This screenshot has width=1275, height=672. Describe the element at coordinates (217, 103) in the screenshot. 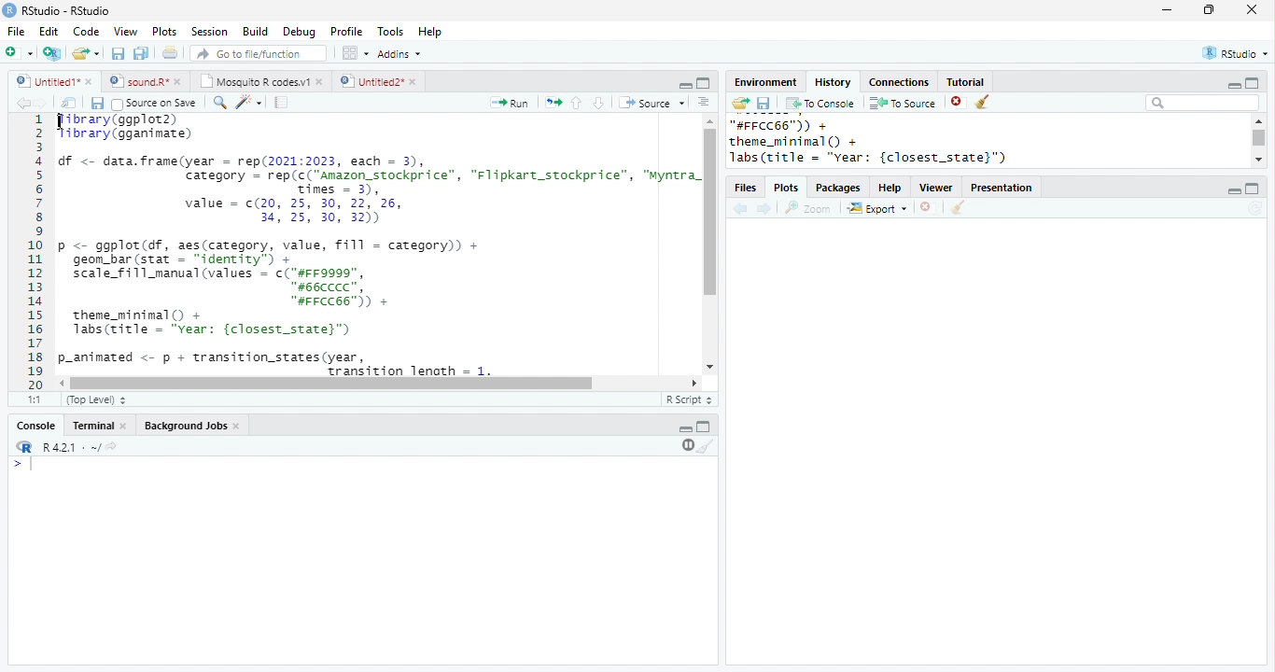

I see `search` at that location.